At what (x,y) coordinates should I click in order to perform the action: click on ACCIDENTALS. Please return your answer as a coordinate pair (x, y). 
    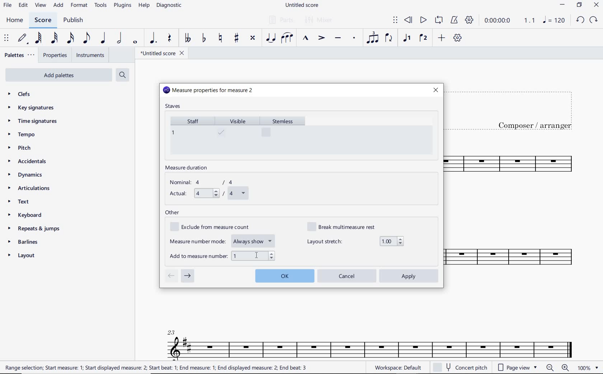
    Looking at the image, I should click on (31, 161).